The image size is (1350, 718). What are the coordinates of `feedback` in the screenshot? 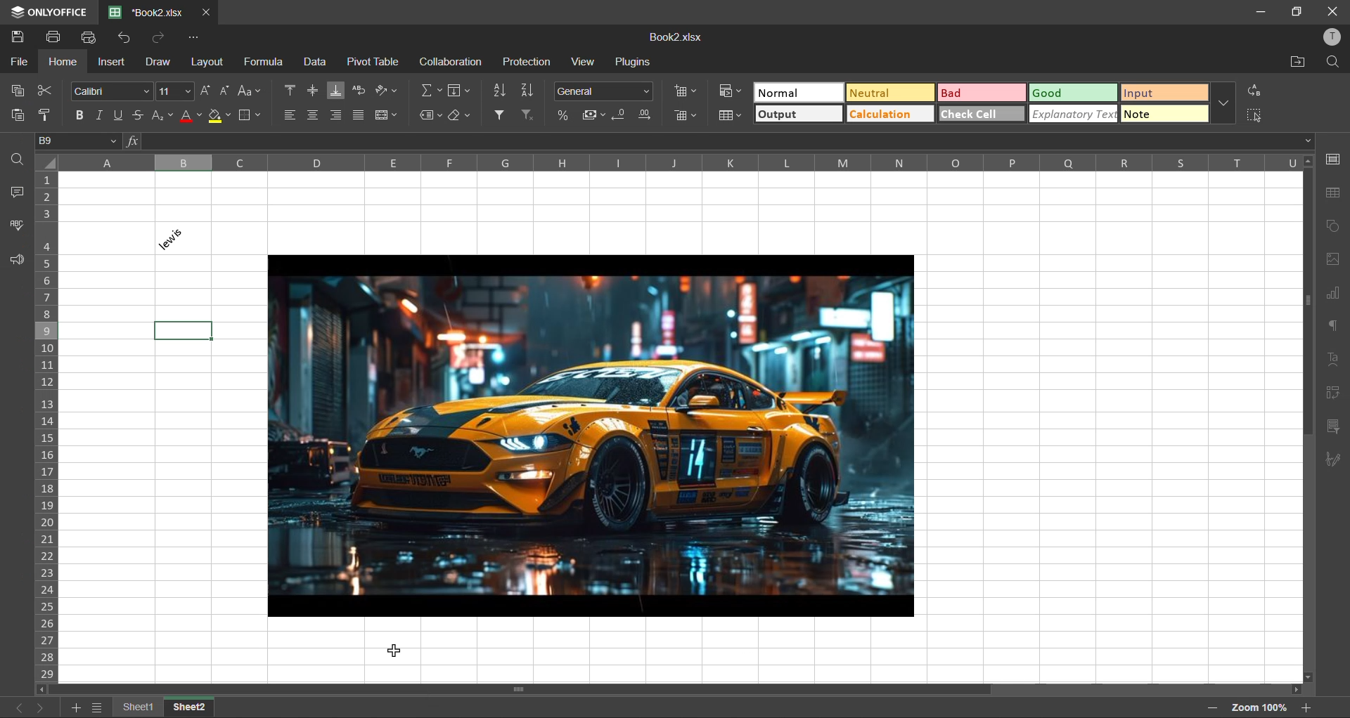 It's located at (16, 260).